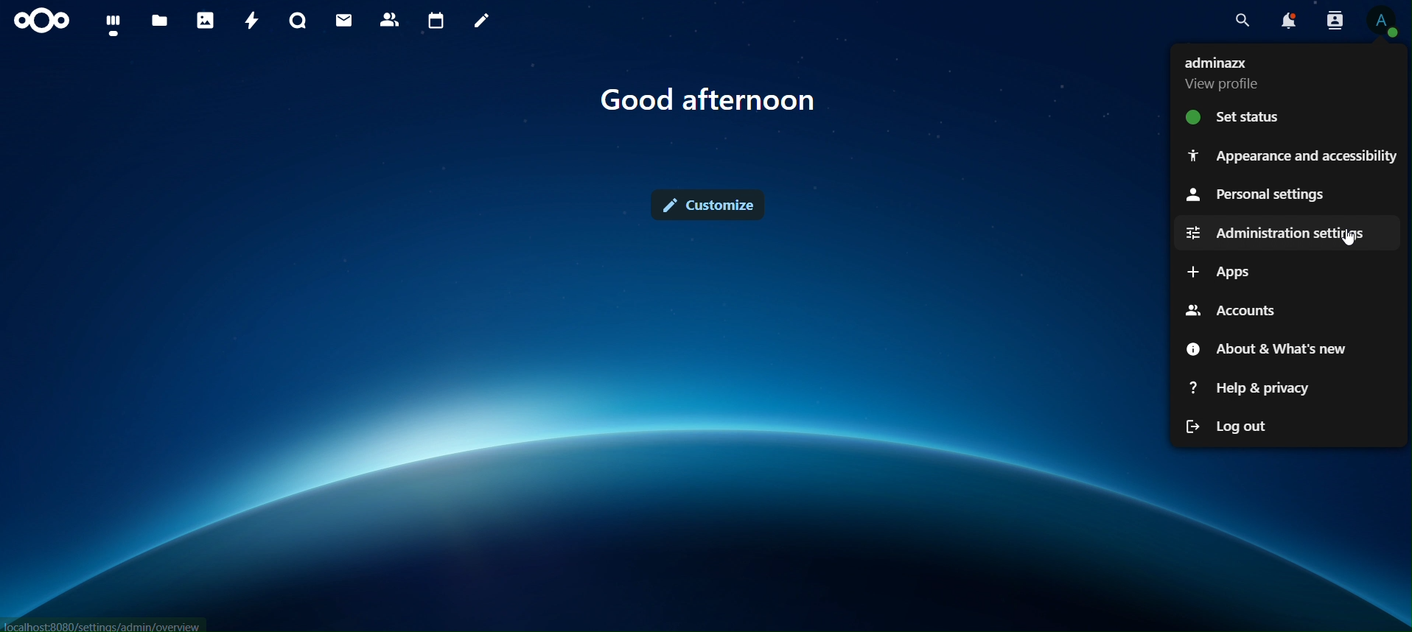  Describe the element at coordinates (343, 20) in the screenshot. I see `mail` at that location.